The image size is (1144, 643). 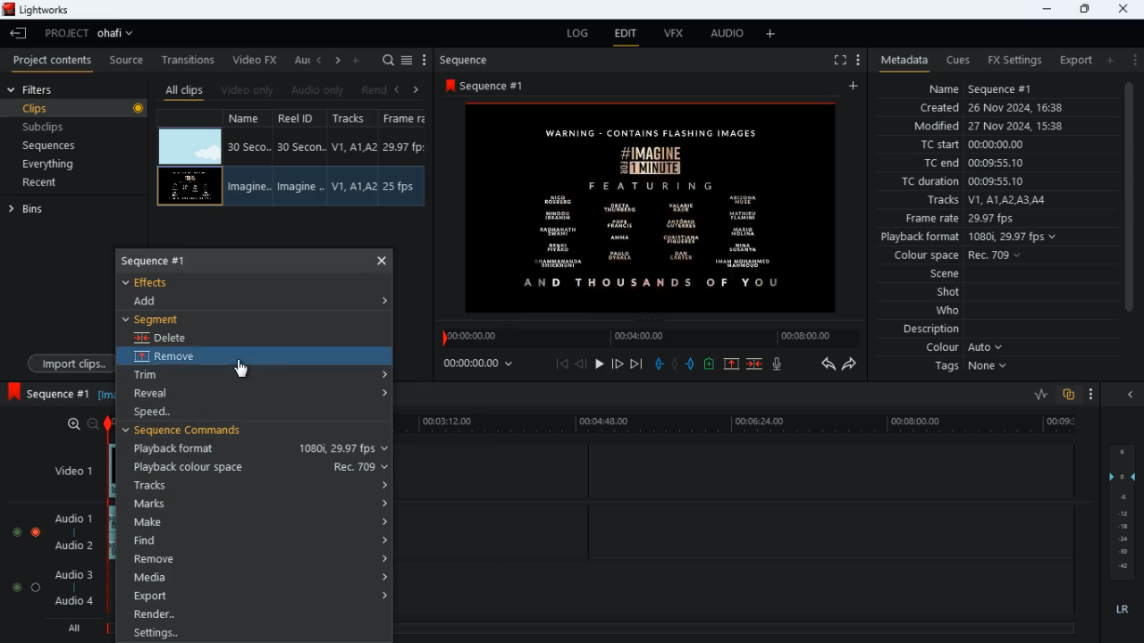 I want to click on cursor, so click(x=241, y=369).